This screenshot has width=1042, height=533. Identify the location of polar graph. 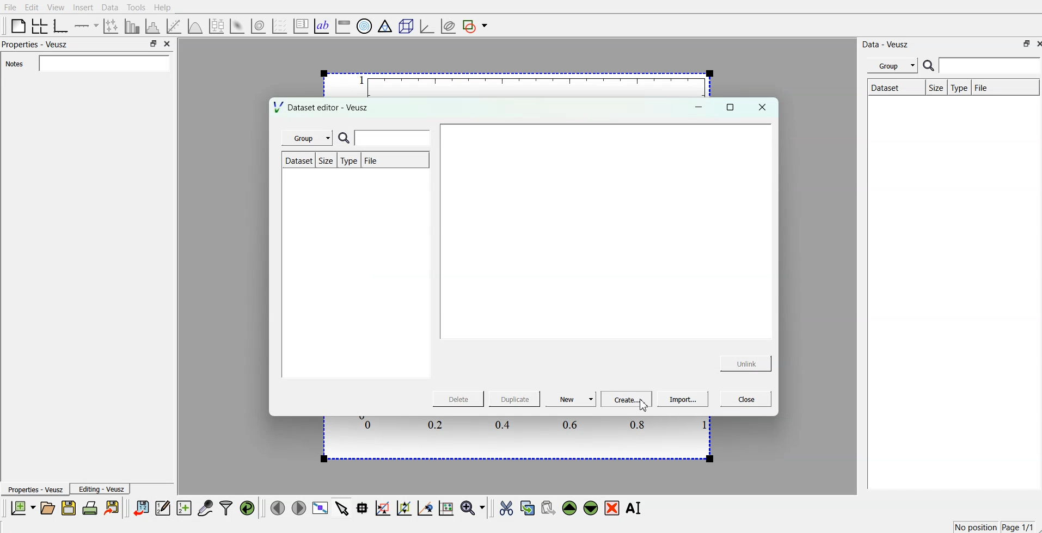
(365, 25).